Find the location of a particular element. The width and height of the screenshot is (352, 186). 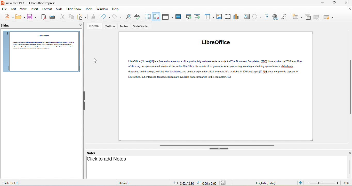

the document has not been modified since the last save is located at coordinates (225, 183).